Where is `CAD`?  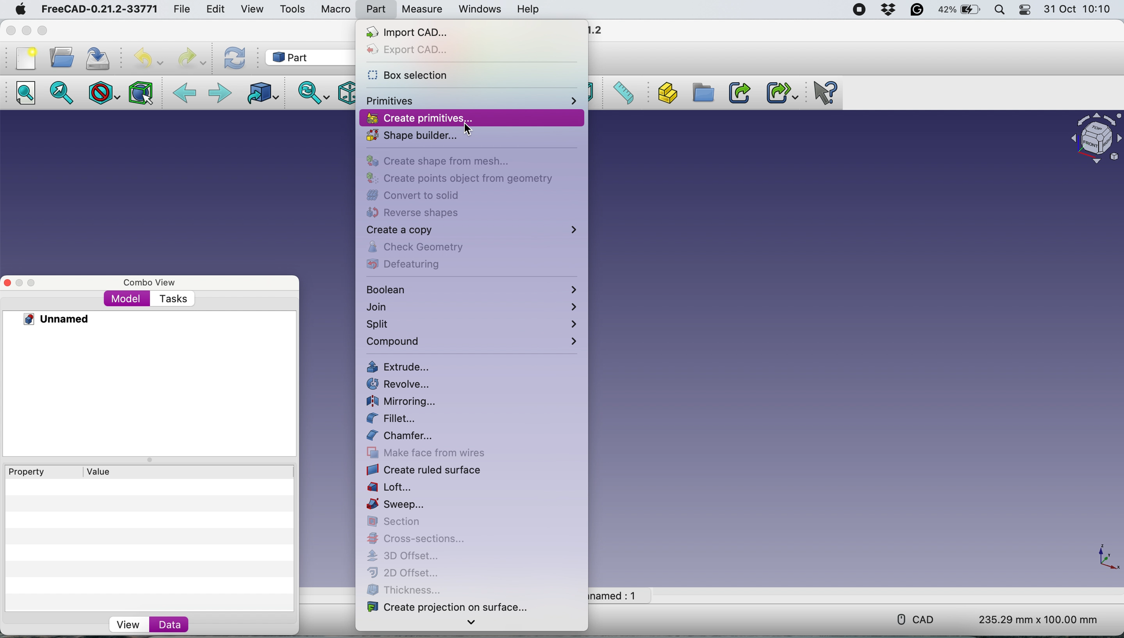 CAD is located at coordinates (920, 620).